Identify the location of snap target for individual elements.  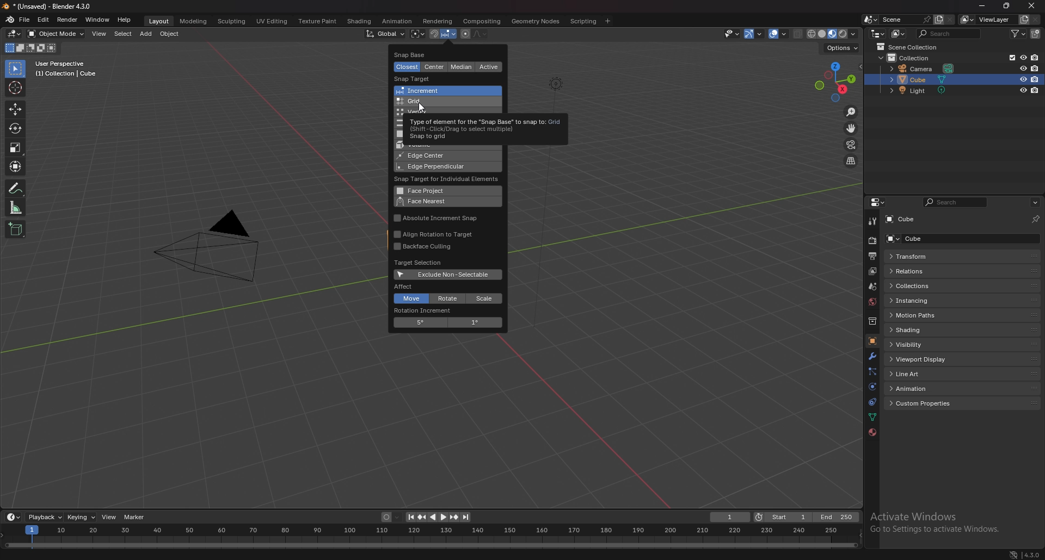
(449, 179).